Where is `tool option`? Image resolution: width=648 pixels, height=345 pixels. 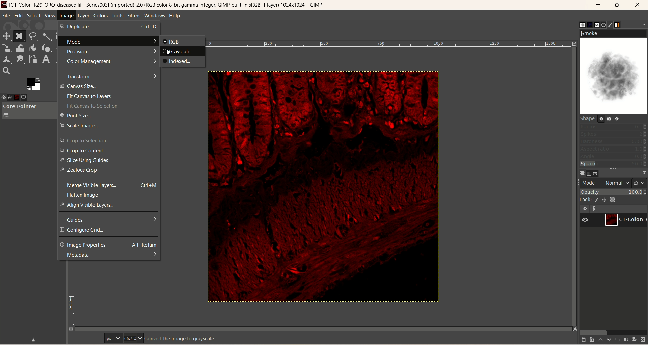
tool option is located at coordinates (24, 97).